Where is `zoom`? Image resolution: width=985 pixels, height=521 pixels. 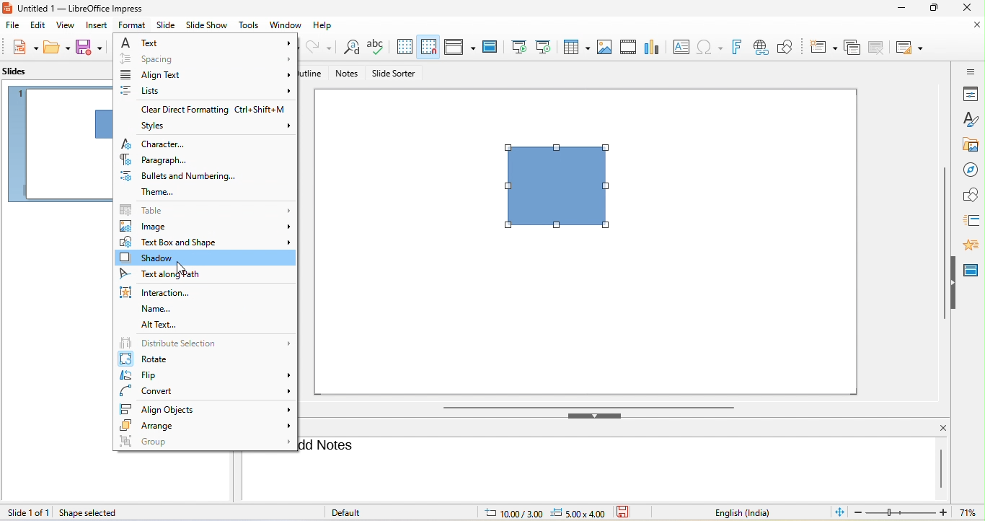
zoom is located at coordinates (918, 512).